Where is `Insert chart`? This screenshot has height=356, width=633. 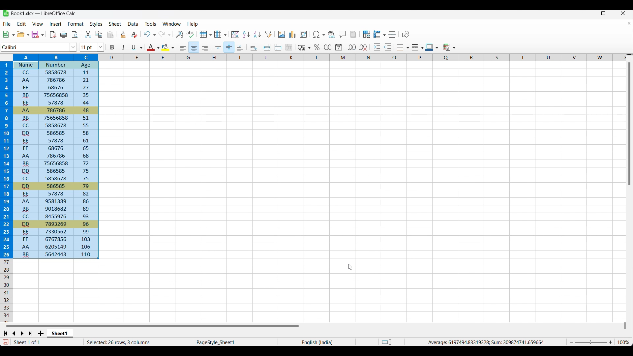
Insert chart is located at coordinates (293, 34).